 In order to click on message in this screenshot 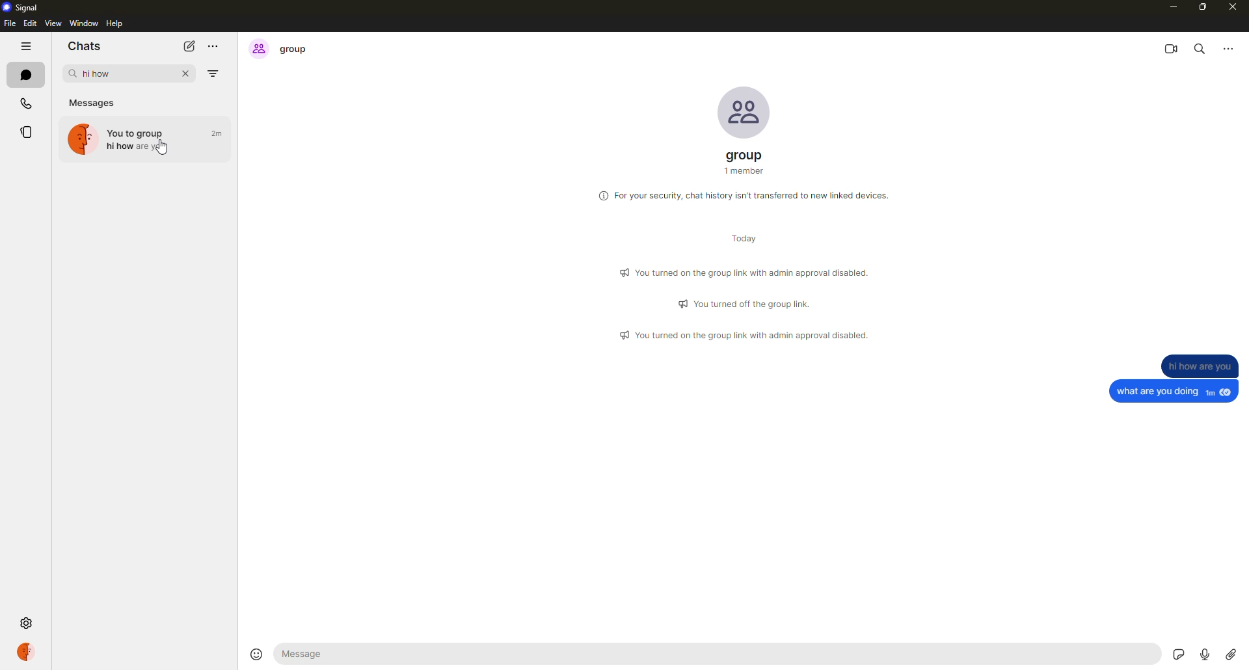, I will do `click(310, 654)`.